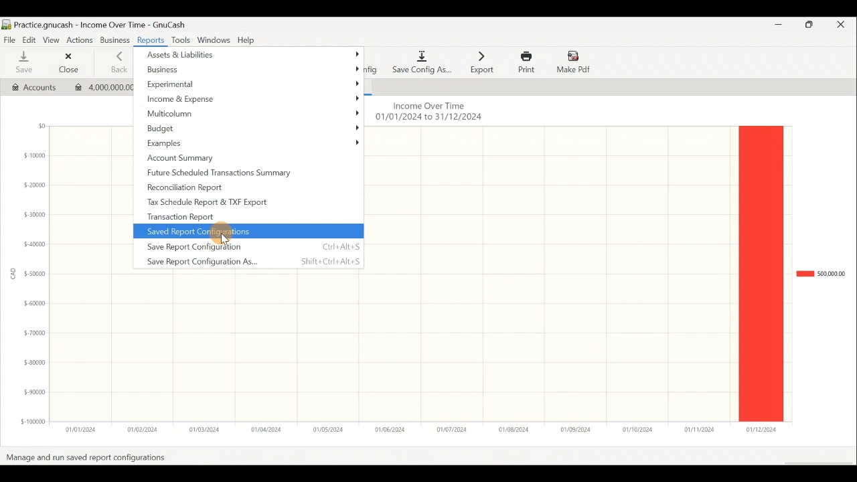 The width and height of the screenshot is (857, 482). Describe the element at coordinates (810, 27) in the screenshot. I see `Maximize` at that location.